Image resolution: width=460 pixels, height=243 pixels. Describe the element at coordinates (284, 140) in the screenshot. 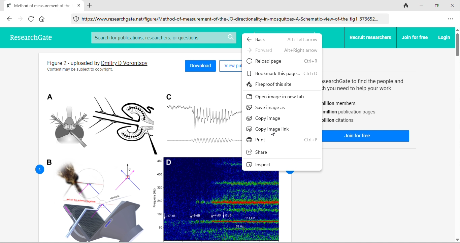

I see `print` at that location.